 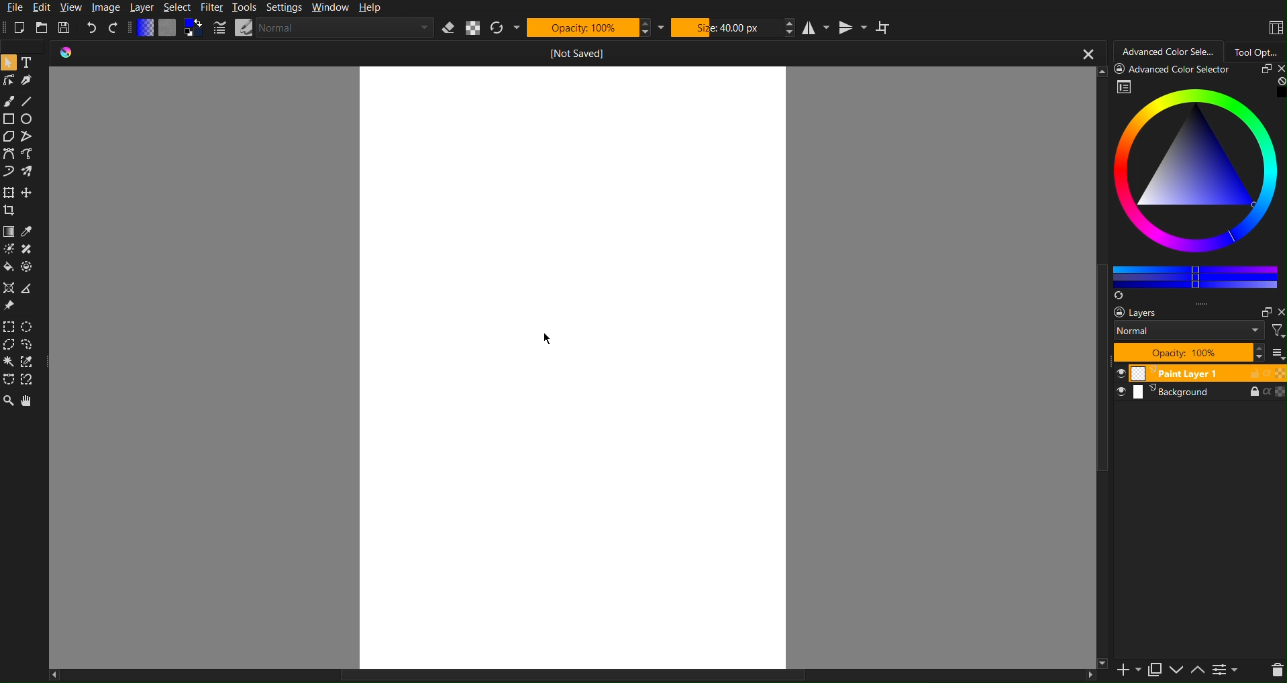 What do you see at coordinates (1280, 392) in the screenshot?
I see `opacity` at bounding box center [1280, 392].